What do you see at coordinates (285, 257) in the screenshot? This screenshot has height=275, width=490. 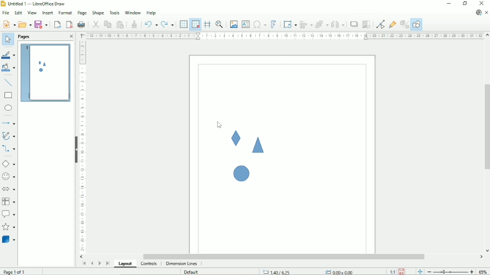 I see `Horizontal scrollbar` at bounding box center [285, 257].